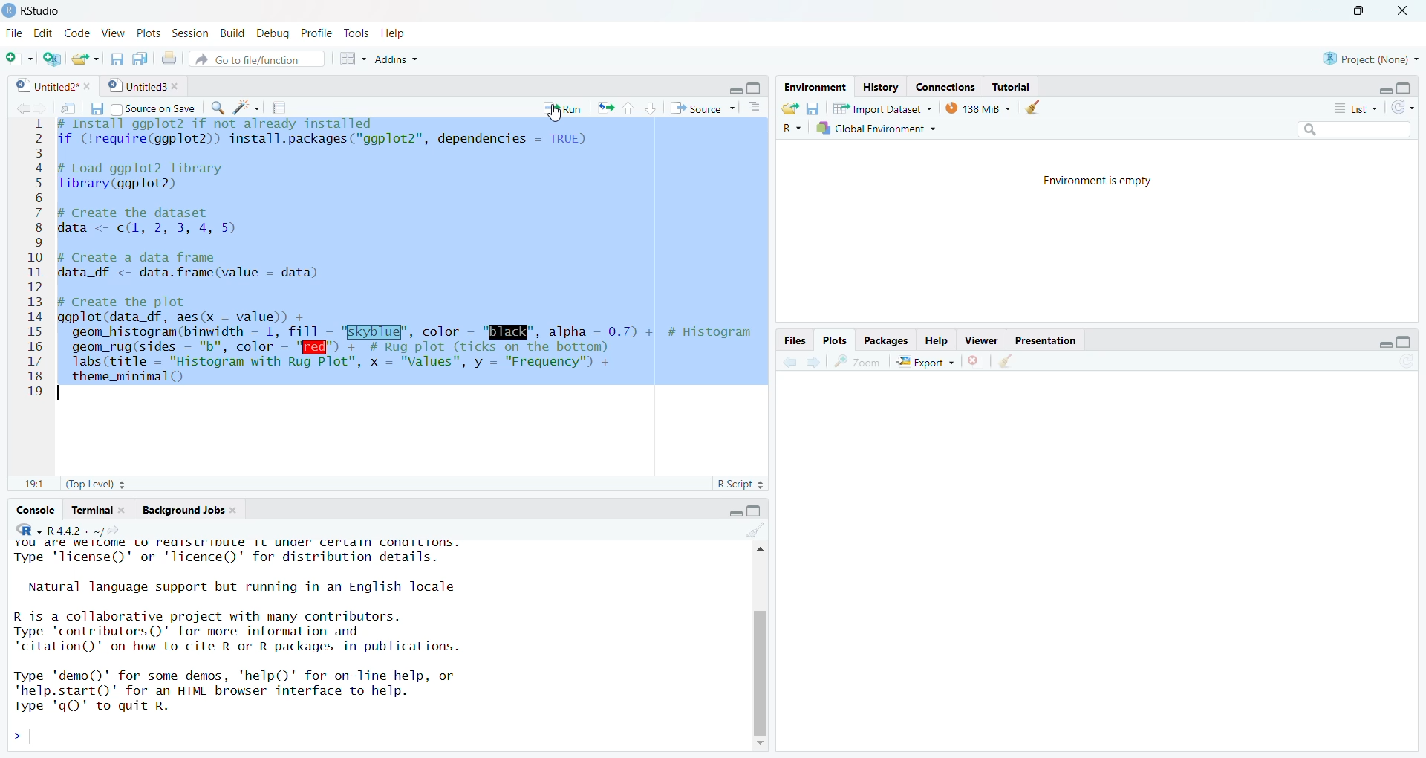  Describe the element at coordinates (1413, 107) in the screenshot. I see `refresh` at that location.